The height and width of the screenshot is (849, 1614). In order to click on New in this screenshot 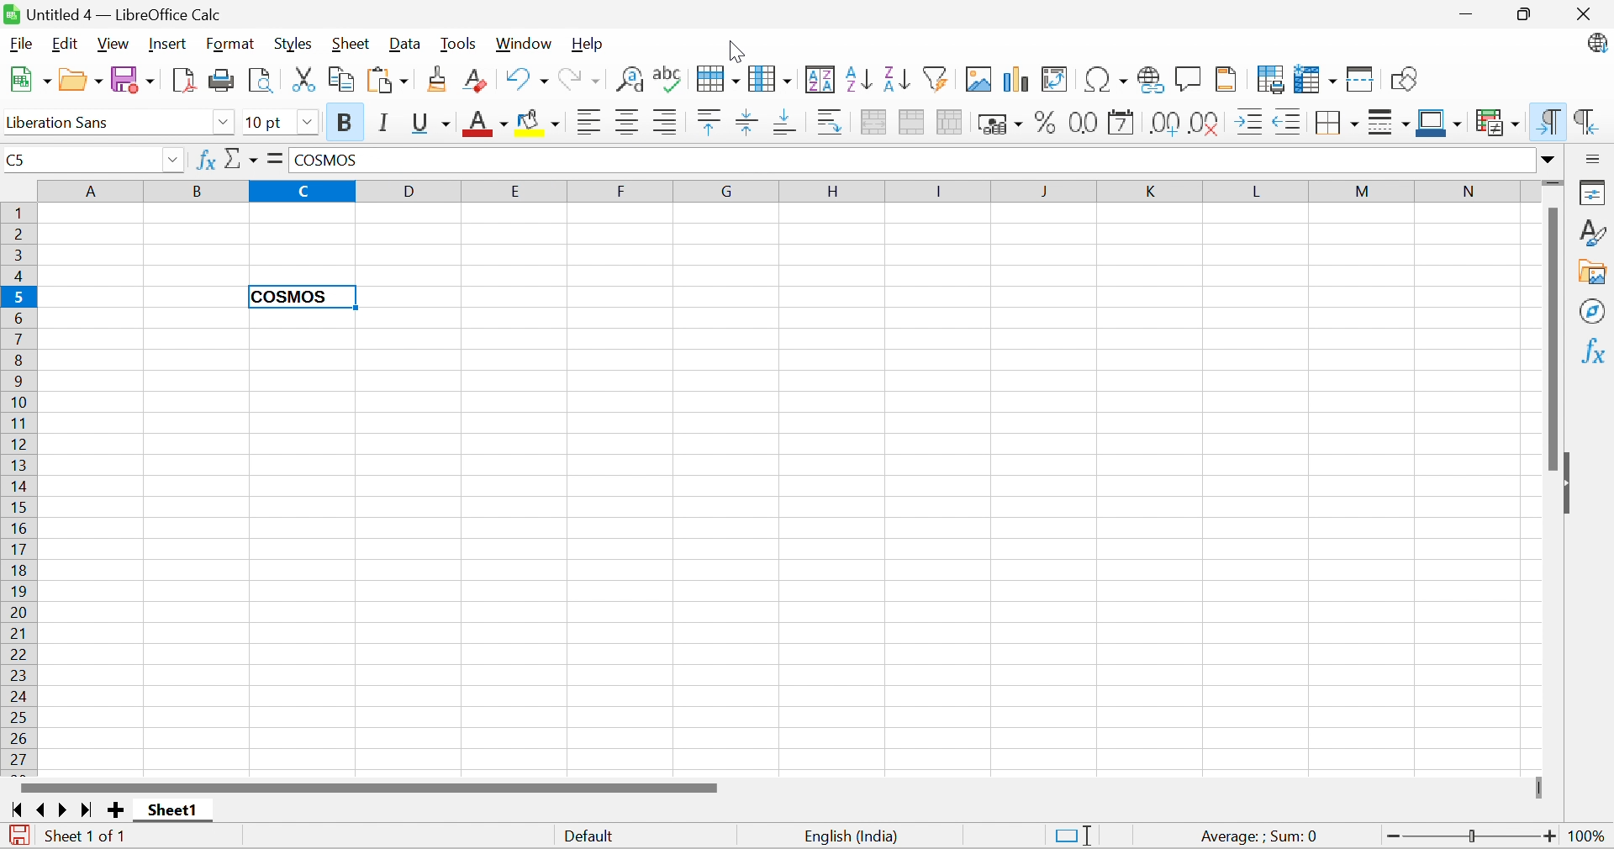, I will do `click(26, 78)`.